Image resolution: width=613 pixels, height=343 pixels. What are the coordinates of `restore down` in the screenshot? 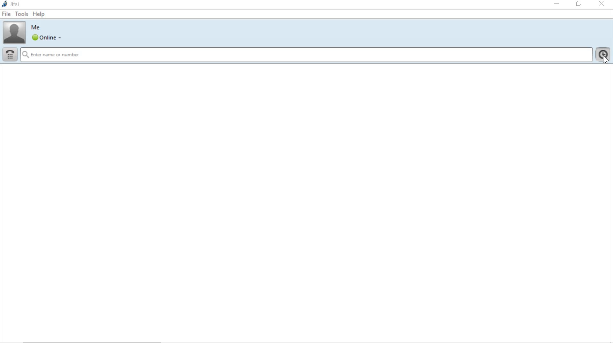 It's located at (580, 4).